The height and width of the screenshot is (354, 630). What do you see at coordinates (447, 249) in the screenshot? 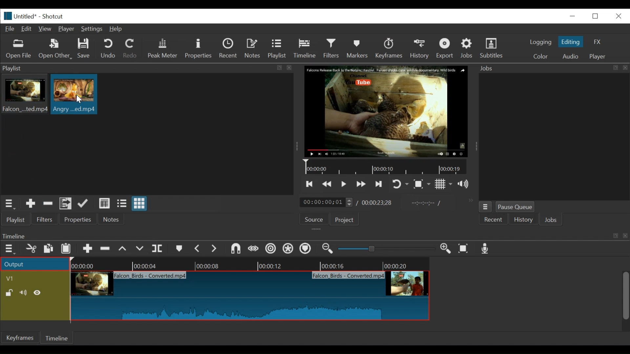
I see `Zoom in` at bounding box center [447, 249].